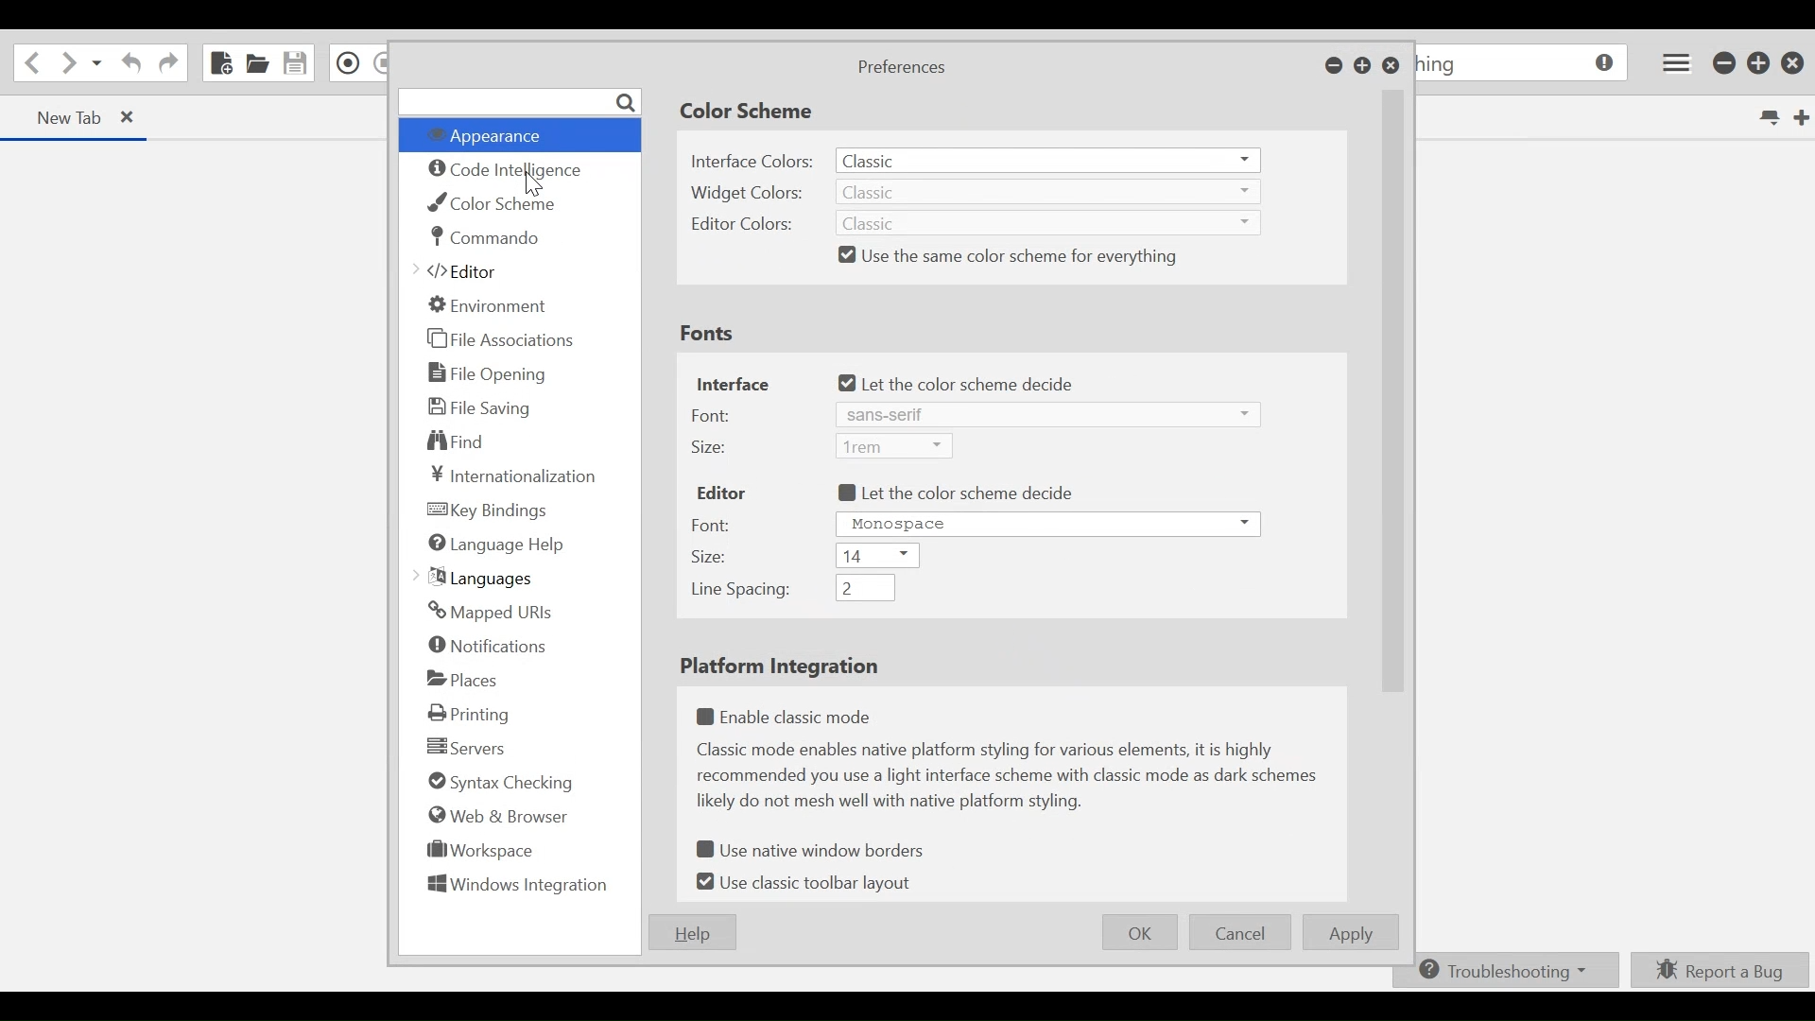 Image resolution: width=1815 pixels, height=1021 pixels. I want to click on File Opening, so click(491, 372).